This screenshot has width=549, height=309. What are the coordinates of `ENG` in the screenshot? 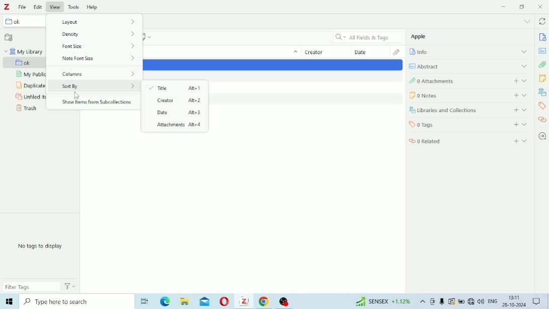 It's located at (492, 302).